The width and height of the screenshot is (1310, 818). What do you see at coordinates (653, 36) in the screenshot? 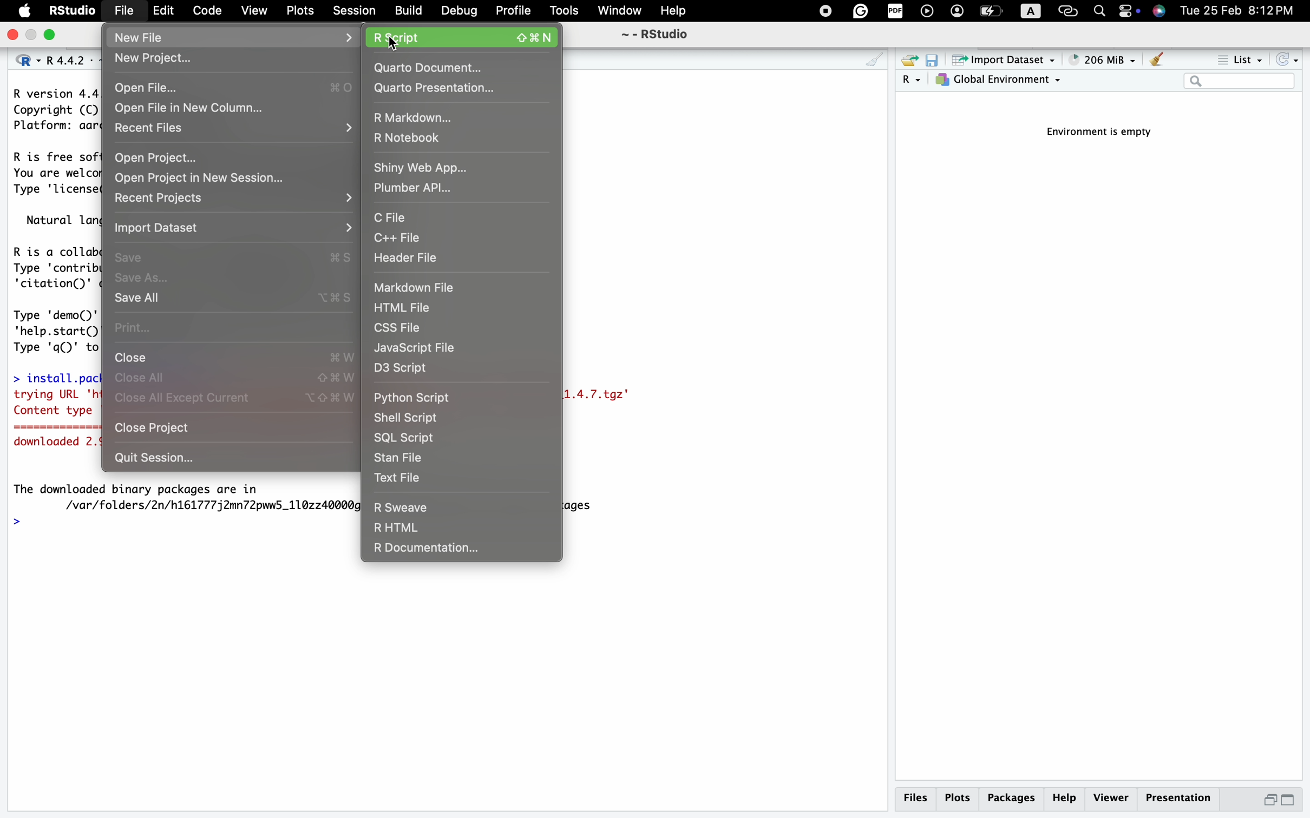
I see `~ - RSttudio` at bounding box center [653, 36].